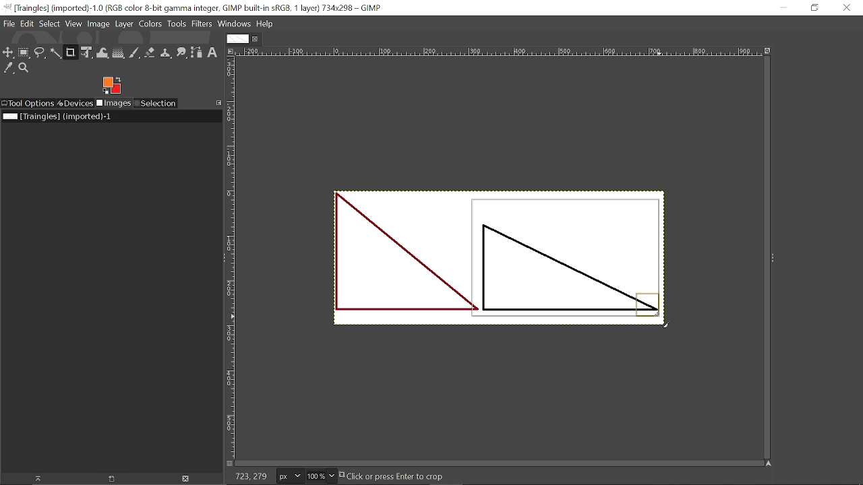 The image size is (863, 485). What do you see at coordinates (288, 476) in the screenshot?
I see `Current image format` at bounding box center [288, 476].